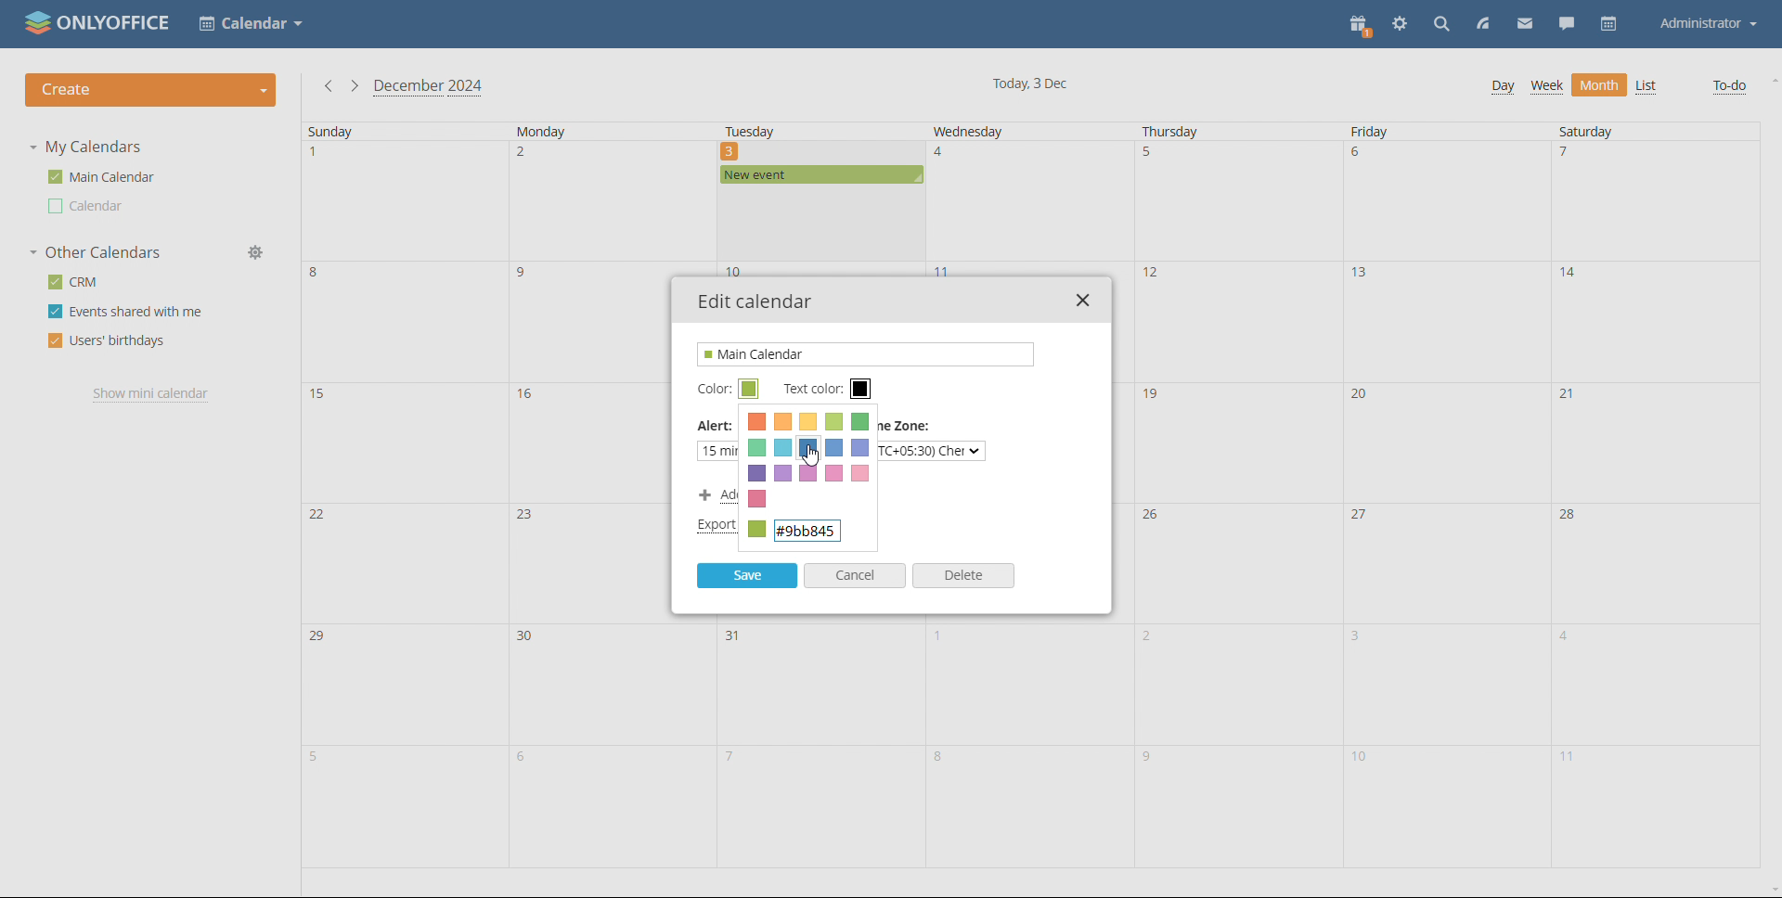  What do you see at coordinates (150, 91) in the screenshot?
I see `create` at bounding box center [150, 91].